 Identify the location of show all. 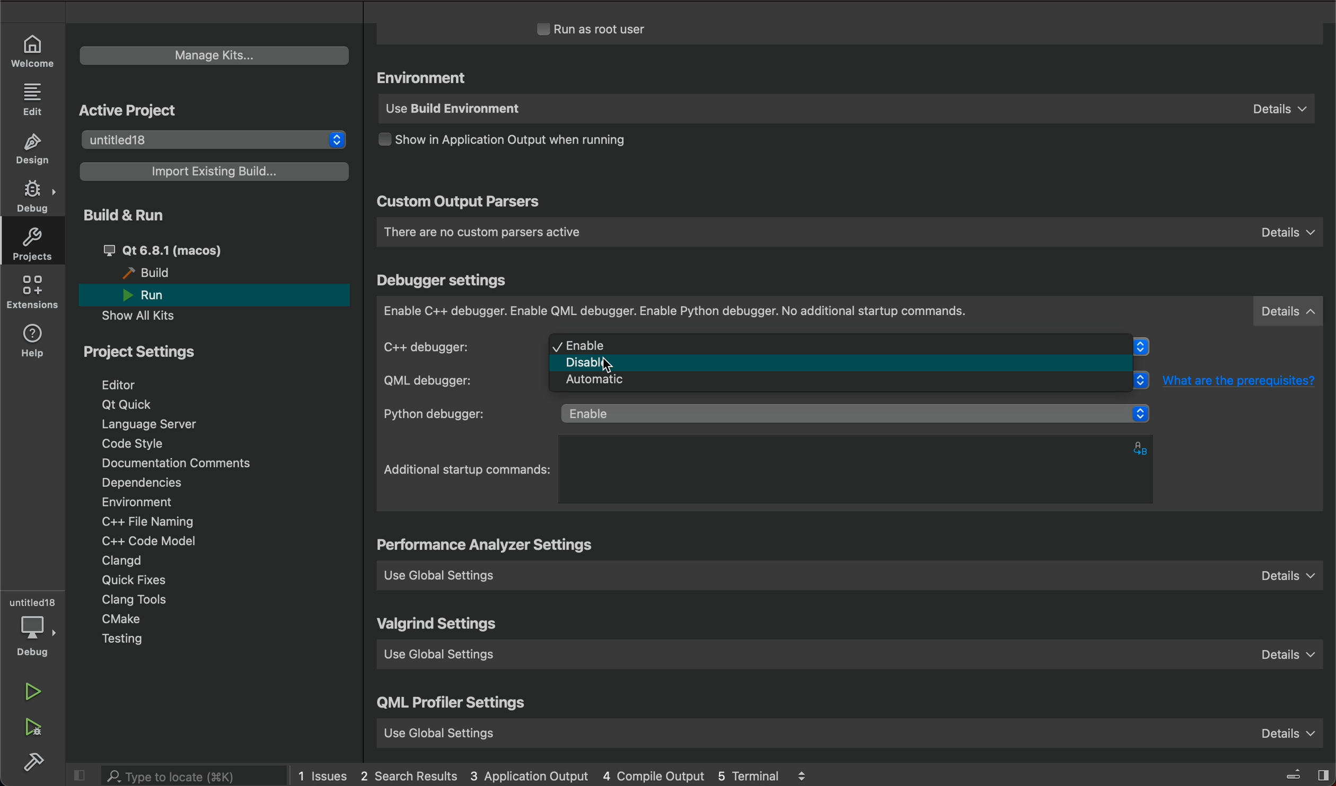
(146, 316).